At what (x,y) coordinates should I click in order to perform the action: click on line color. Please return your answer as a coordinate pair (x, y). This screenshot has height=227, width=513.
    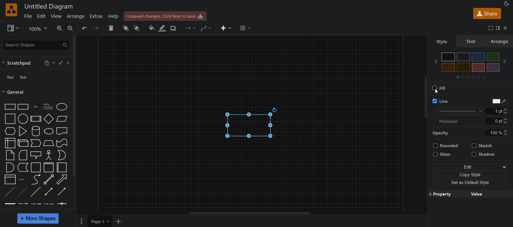
    Looking at the image, I should click on (499, 102).